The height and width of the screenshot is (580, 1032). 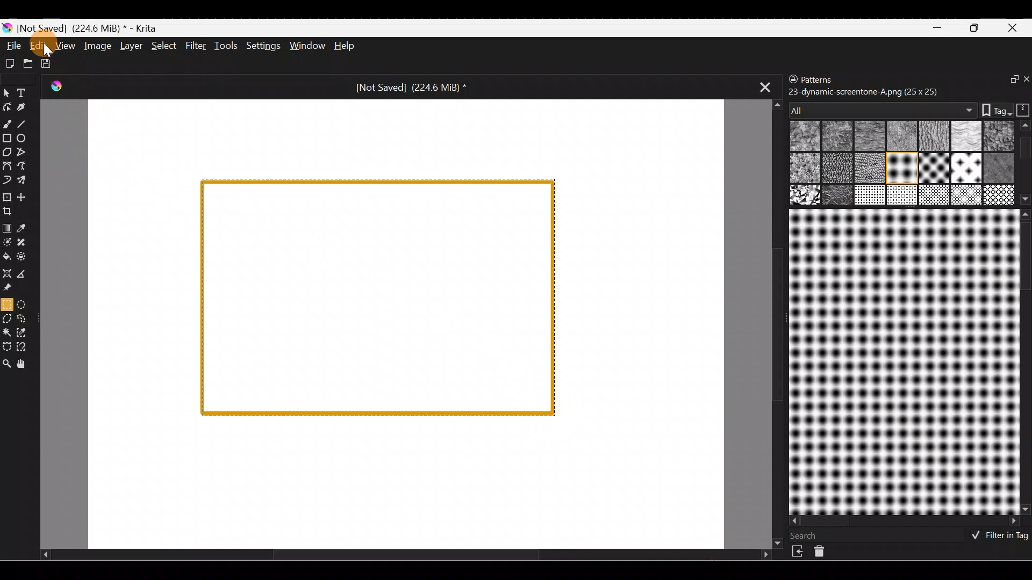 I want to click on Search, so click(x=810, y=535).